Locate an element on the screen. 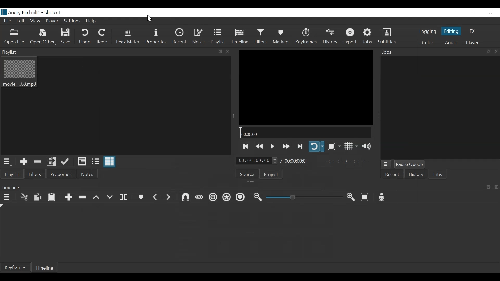  Play forward quickly is located at coordinates (300, 146).